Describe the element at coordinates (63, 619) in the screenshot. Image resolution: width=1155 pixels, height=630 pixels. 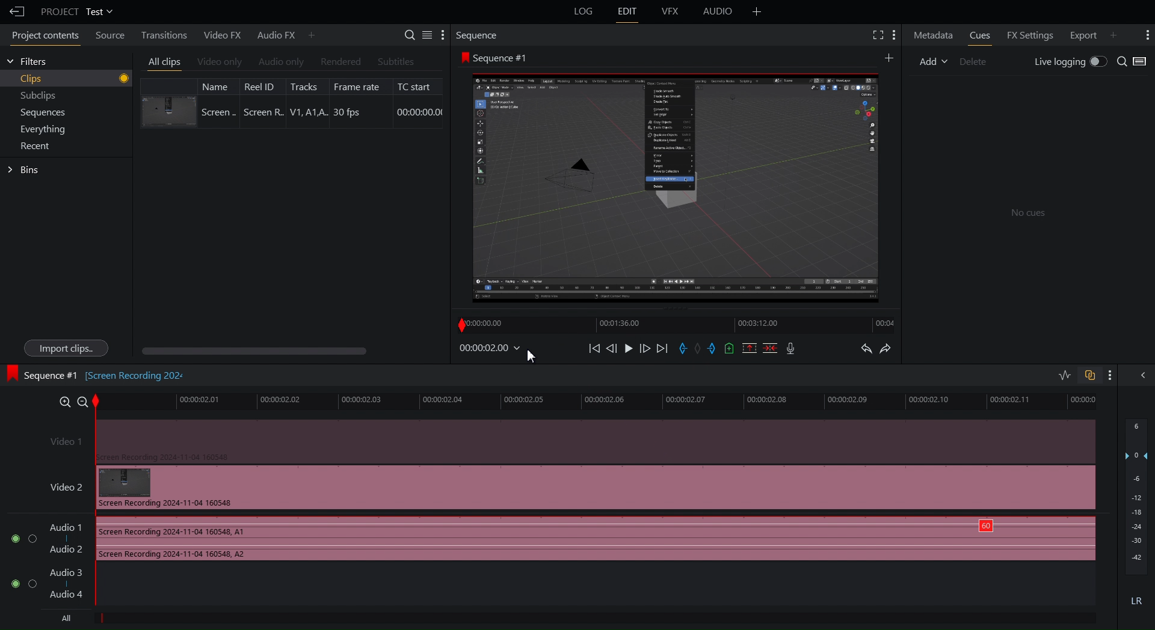
I see `All` at that location.